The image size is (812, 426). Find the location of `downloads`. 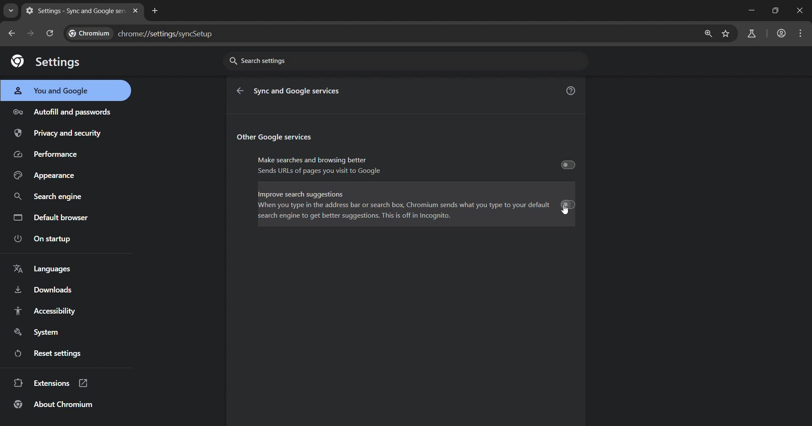

downloads is located at coordinates (46, 289).